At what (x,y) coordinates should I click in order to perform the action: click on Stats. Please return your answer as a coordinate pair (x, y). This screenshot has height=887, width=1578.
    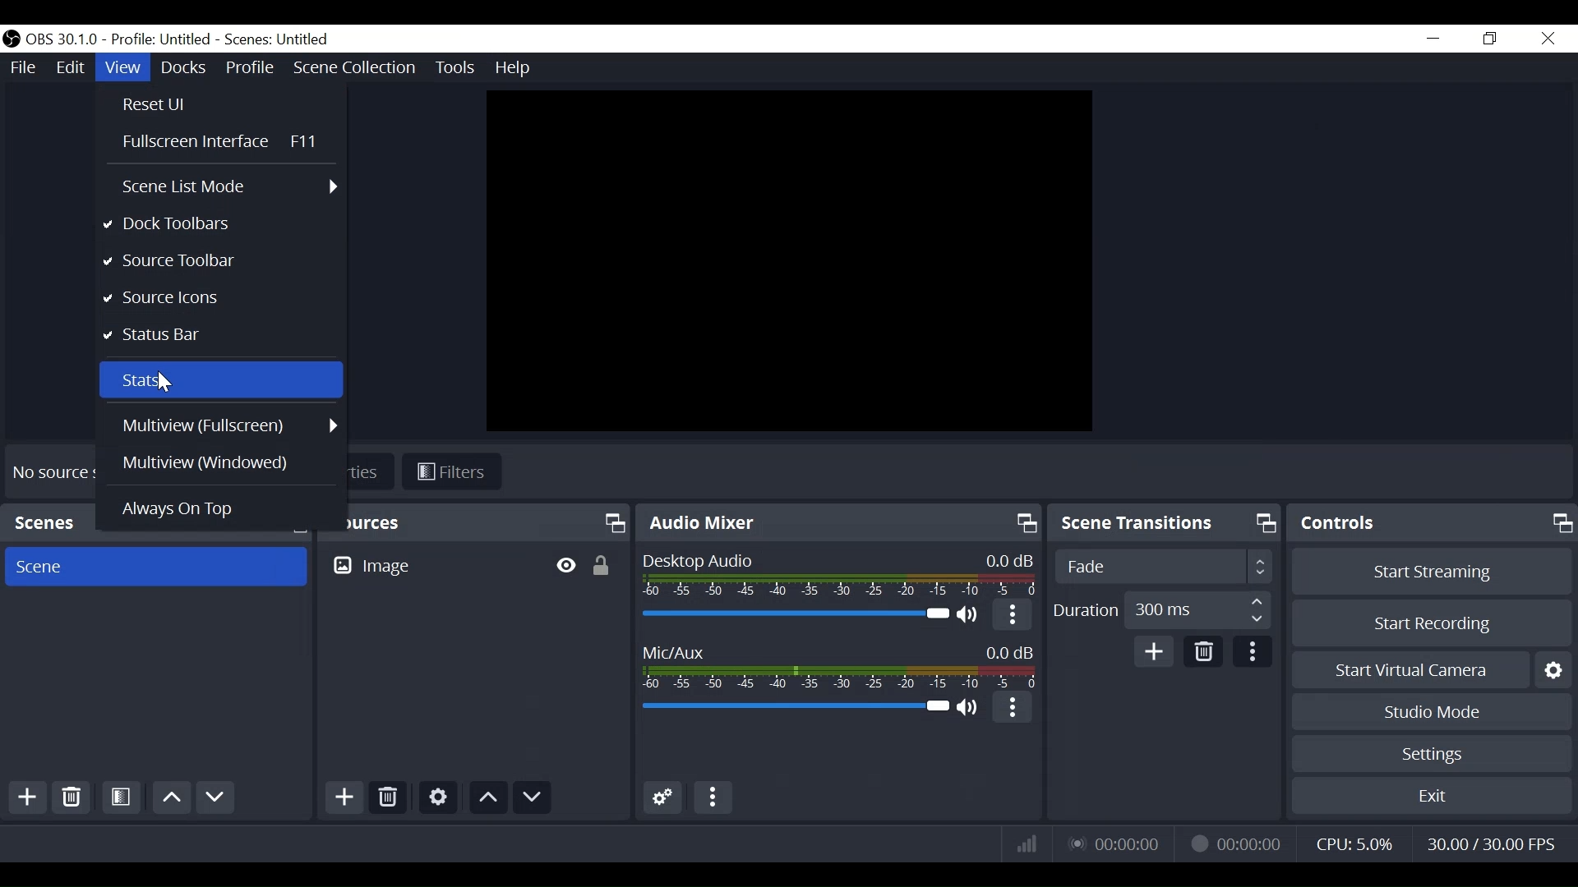
    Looking at the image, I should click on (220, 379).